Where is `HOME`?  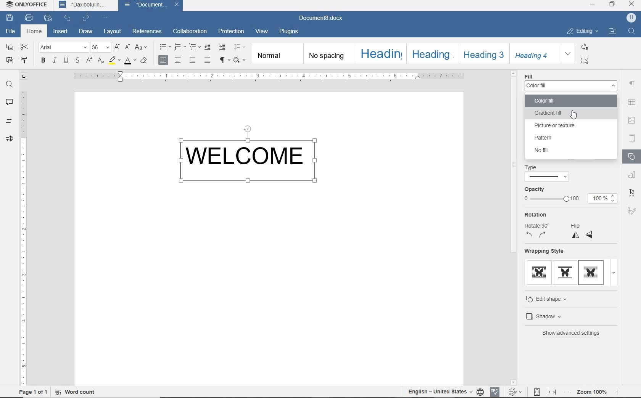 HOME is located at coordinates (35, 32).